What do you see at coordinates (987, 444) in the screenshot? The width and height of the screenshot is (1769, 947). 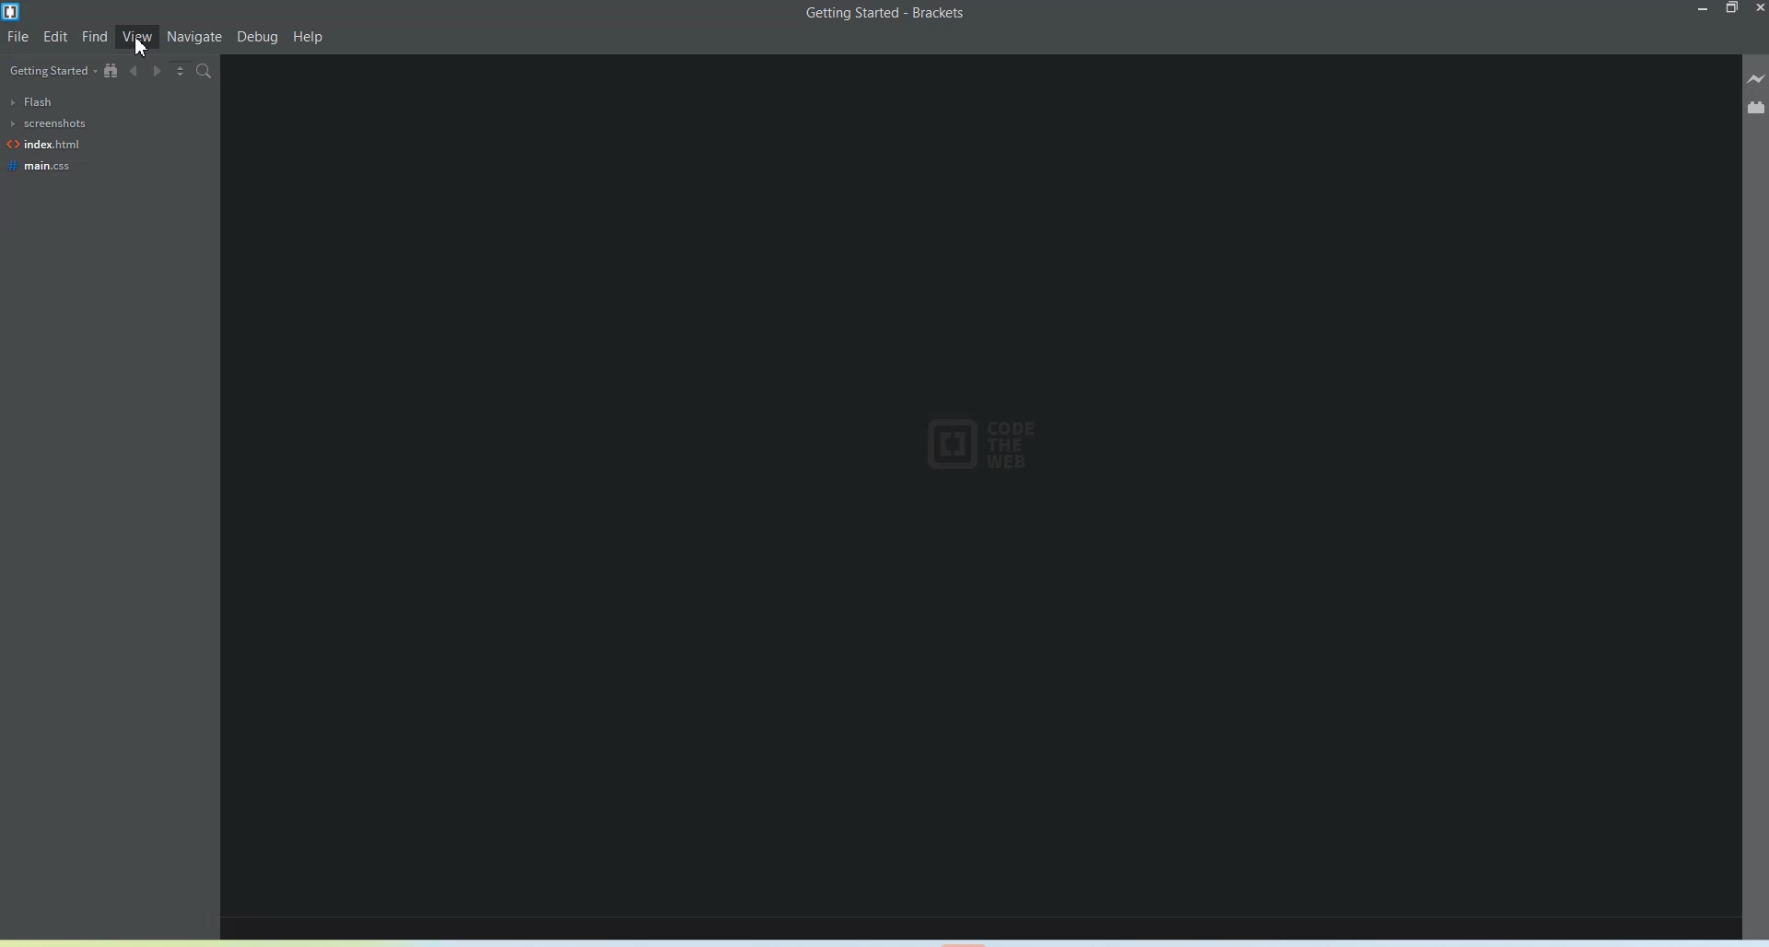 I see `Code the Web` at bounding box center [987, 444].